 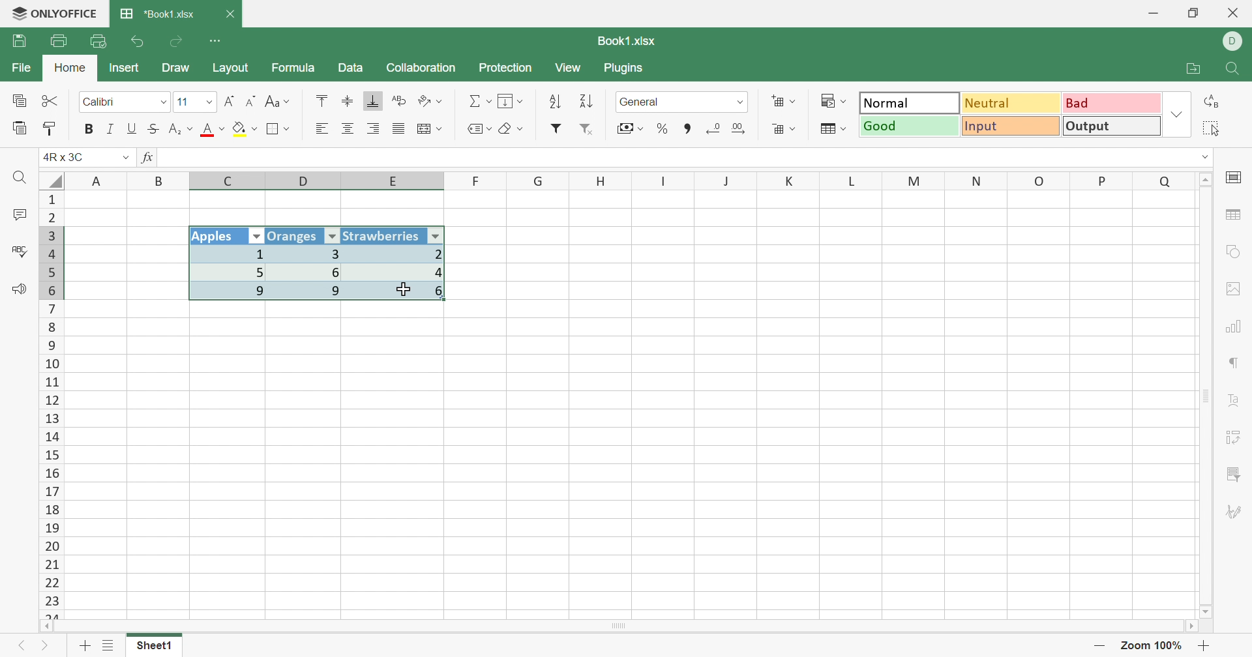 I want to click on Autofilter, so click(x=437, y=235).